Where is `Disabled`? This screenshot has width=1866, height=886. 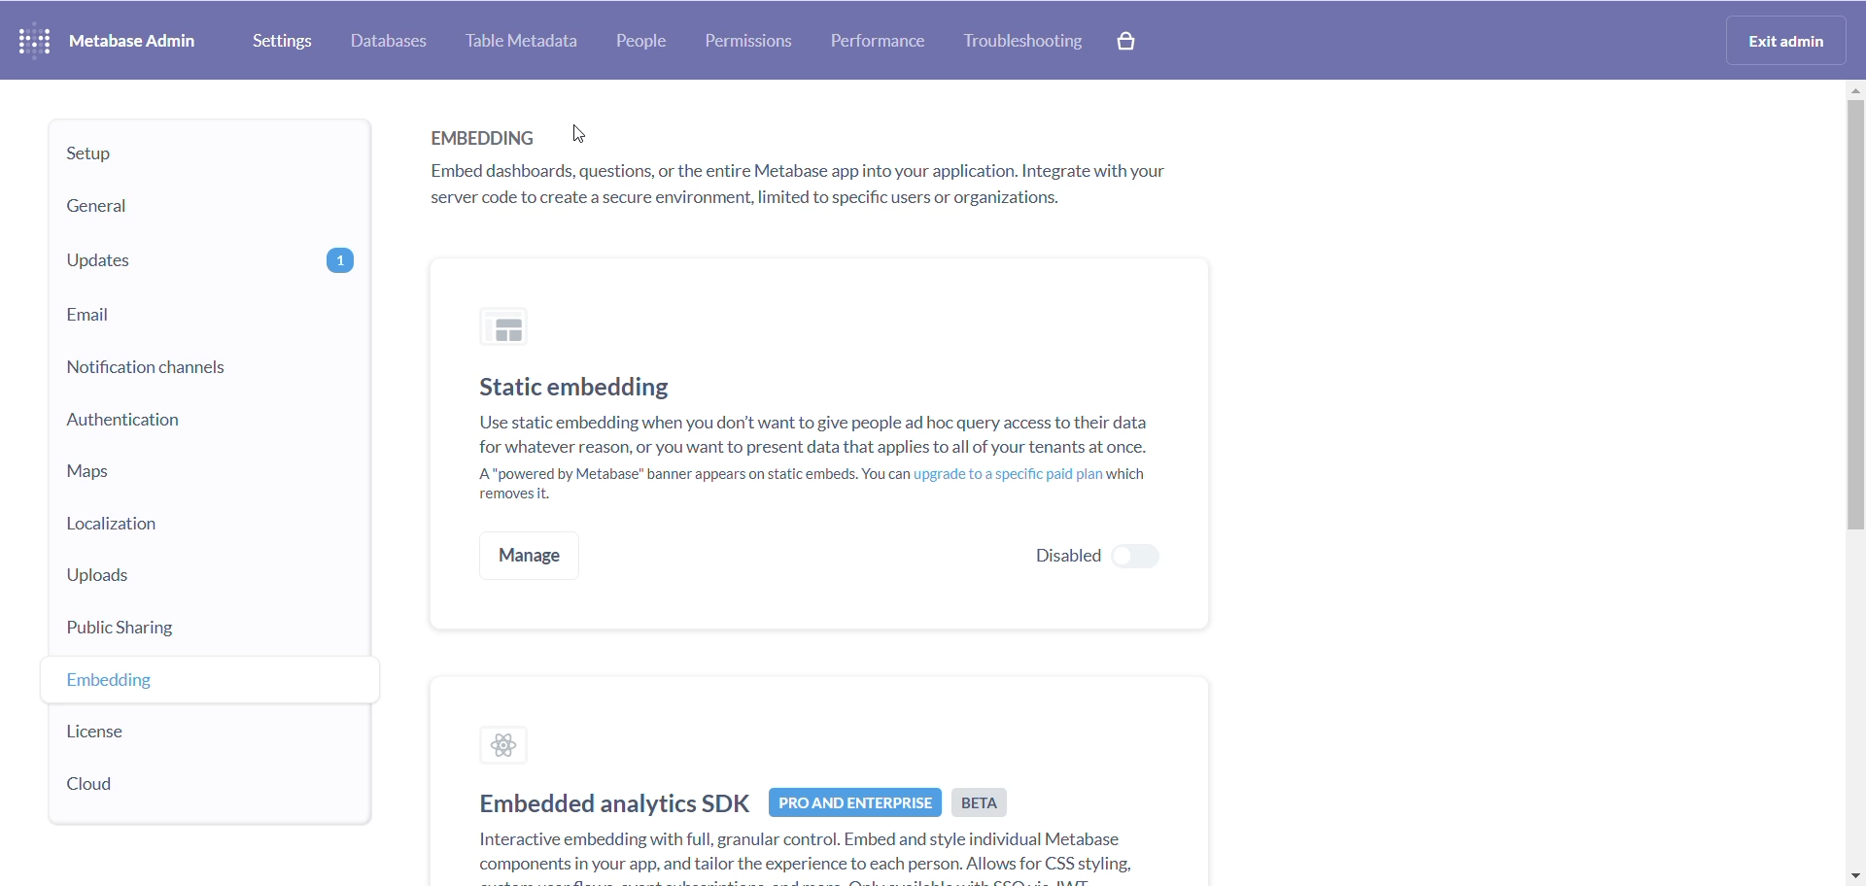 Disabled is located at coordinates (1085, 556).